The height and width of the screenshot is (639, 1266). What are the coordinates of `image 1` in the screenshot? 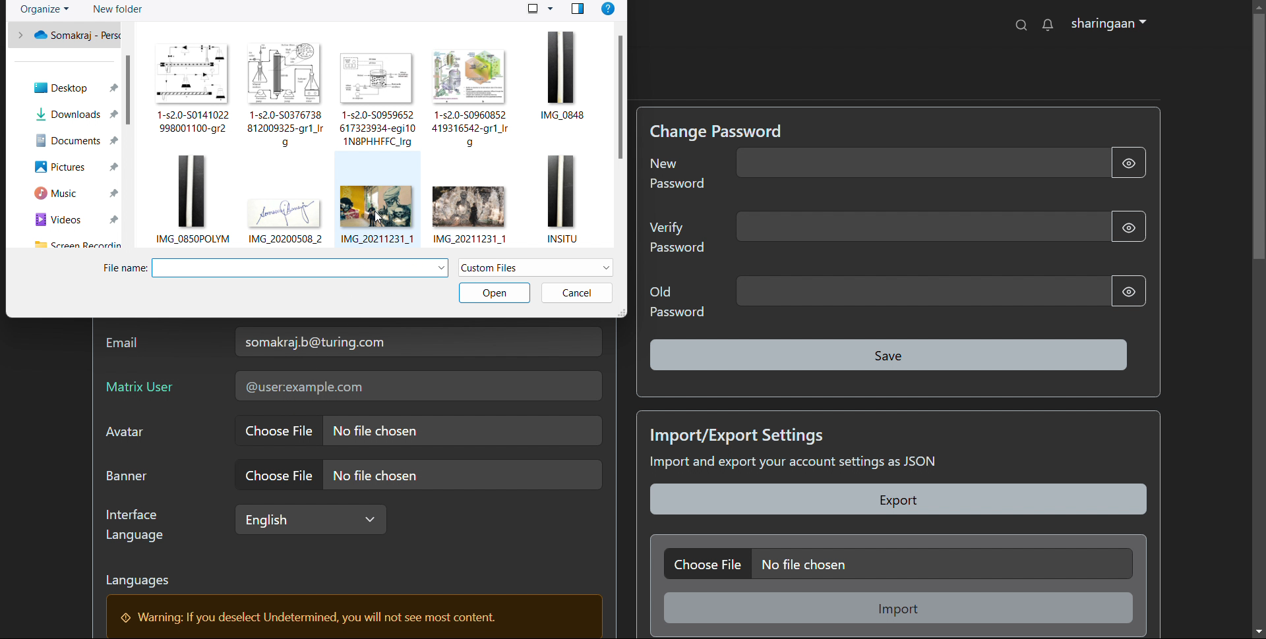 It's located at (190, 86).